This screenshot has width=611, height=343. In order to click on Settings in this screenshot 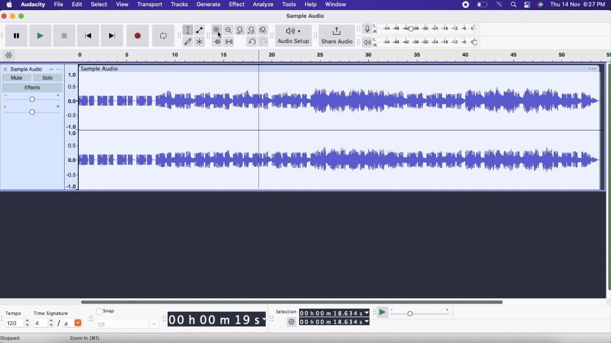, I will do `click(292, 322)`.